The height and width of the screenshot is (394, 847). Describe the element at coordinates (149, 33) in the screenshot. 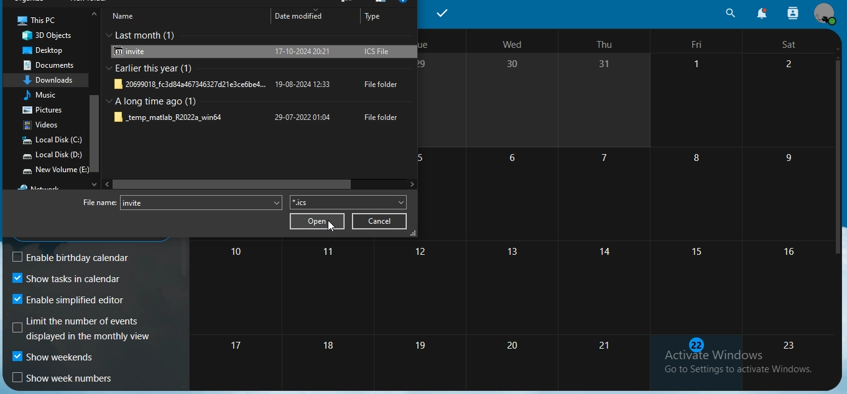

I see `last month` at that location.